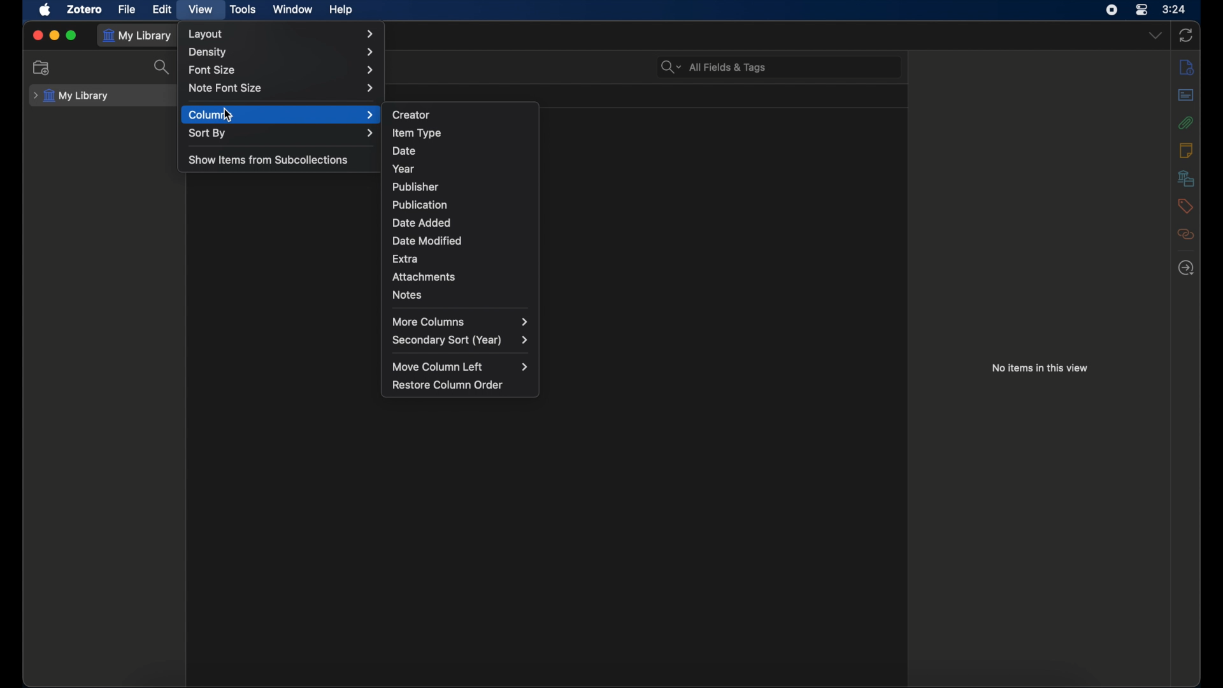 The width and height of the screenshot is (1223, 688). What do you see at coordinates (38, 36) in the screenshot?
I see `close` at bounding box center [38, 36].